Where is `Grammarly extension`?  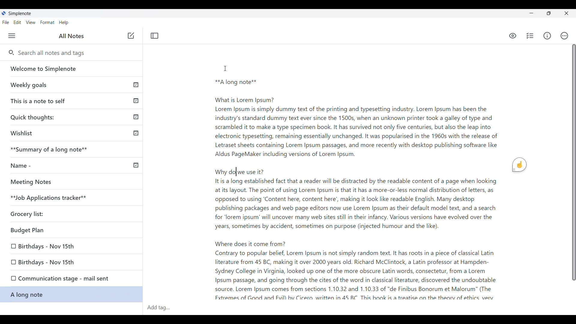 Grammarly extension is located at coordinates (519, 164).